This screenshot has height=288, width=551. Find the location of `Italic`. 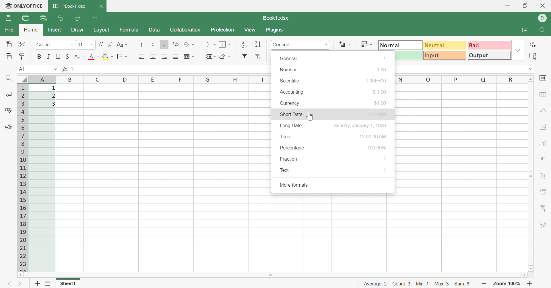

Italic is located at coordinates (48, 56).